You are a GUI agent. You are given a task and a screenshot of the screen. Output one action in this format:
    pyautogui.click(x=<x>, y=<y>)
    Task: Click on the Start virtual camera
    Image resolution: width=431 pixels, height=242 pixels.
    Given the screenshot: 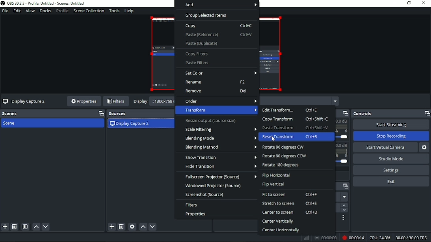 What is the action you would take?
    pyautogui.click(x=386, y=147)
    